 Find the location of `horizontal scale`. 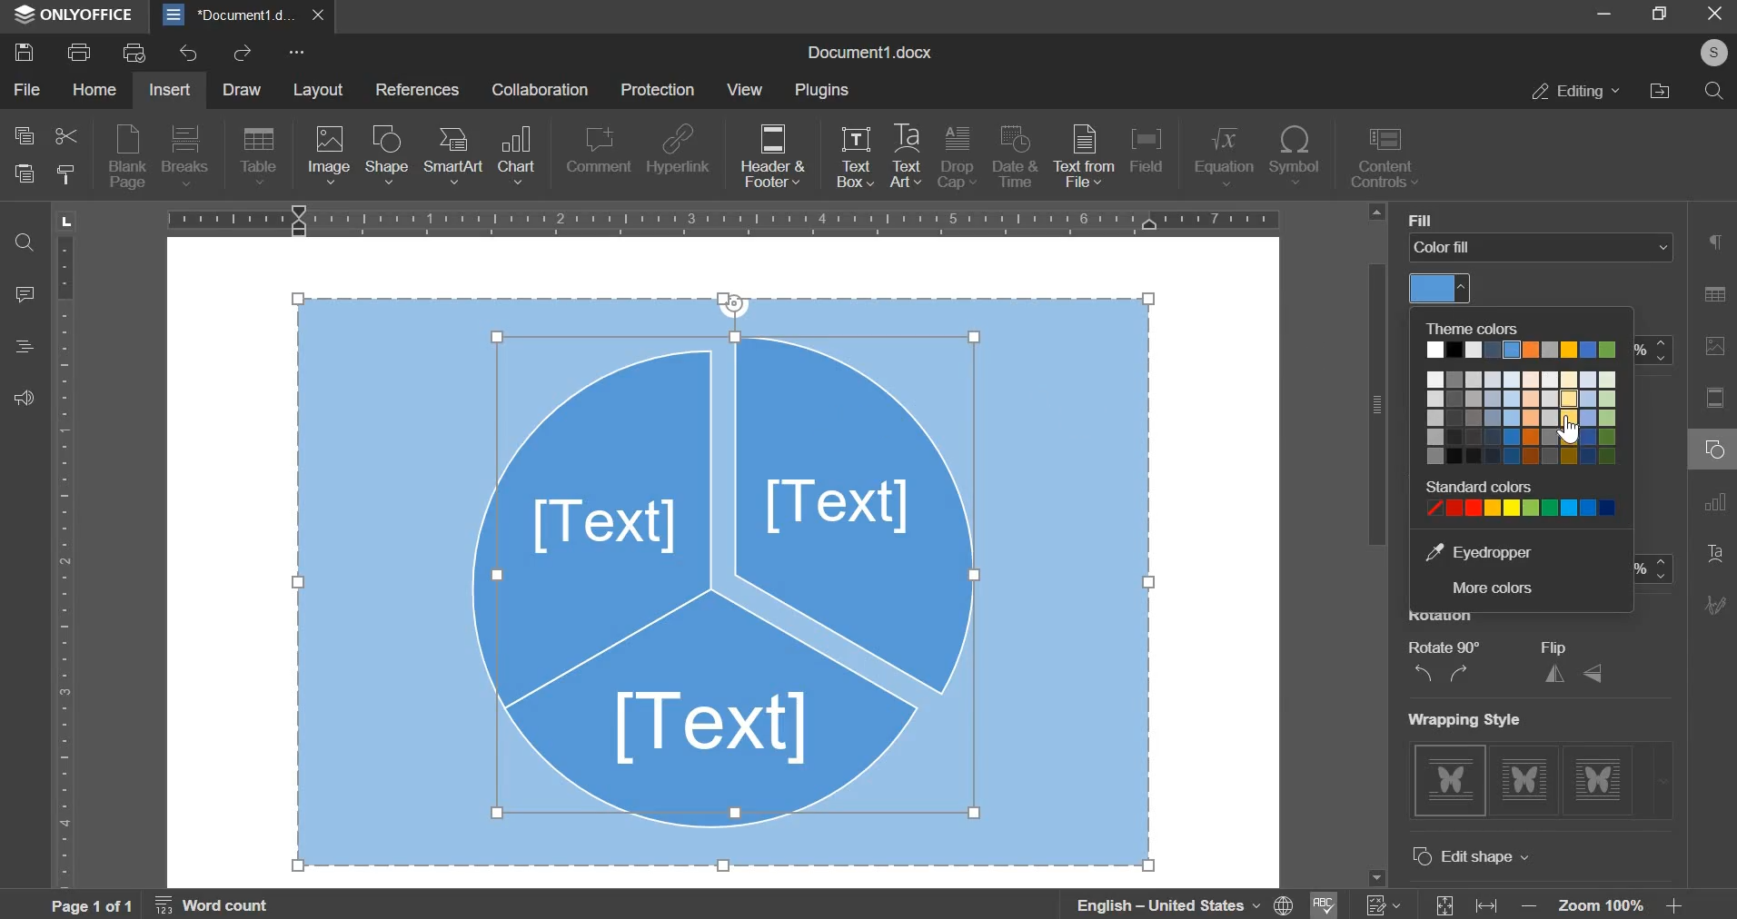

horizontal scale is located at coordinates (725, 218).